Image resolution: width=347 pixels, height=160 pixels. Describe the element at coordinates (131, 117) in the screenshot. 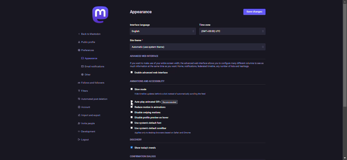

I see `click to select` at that location.